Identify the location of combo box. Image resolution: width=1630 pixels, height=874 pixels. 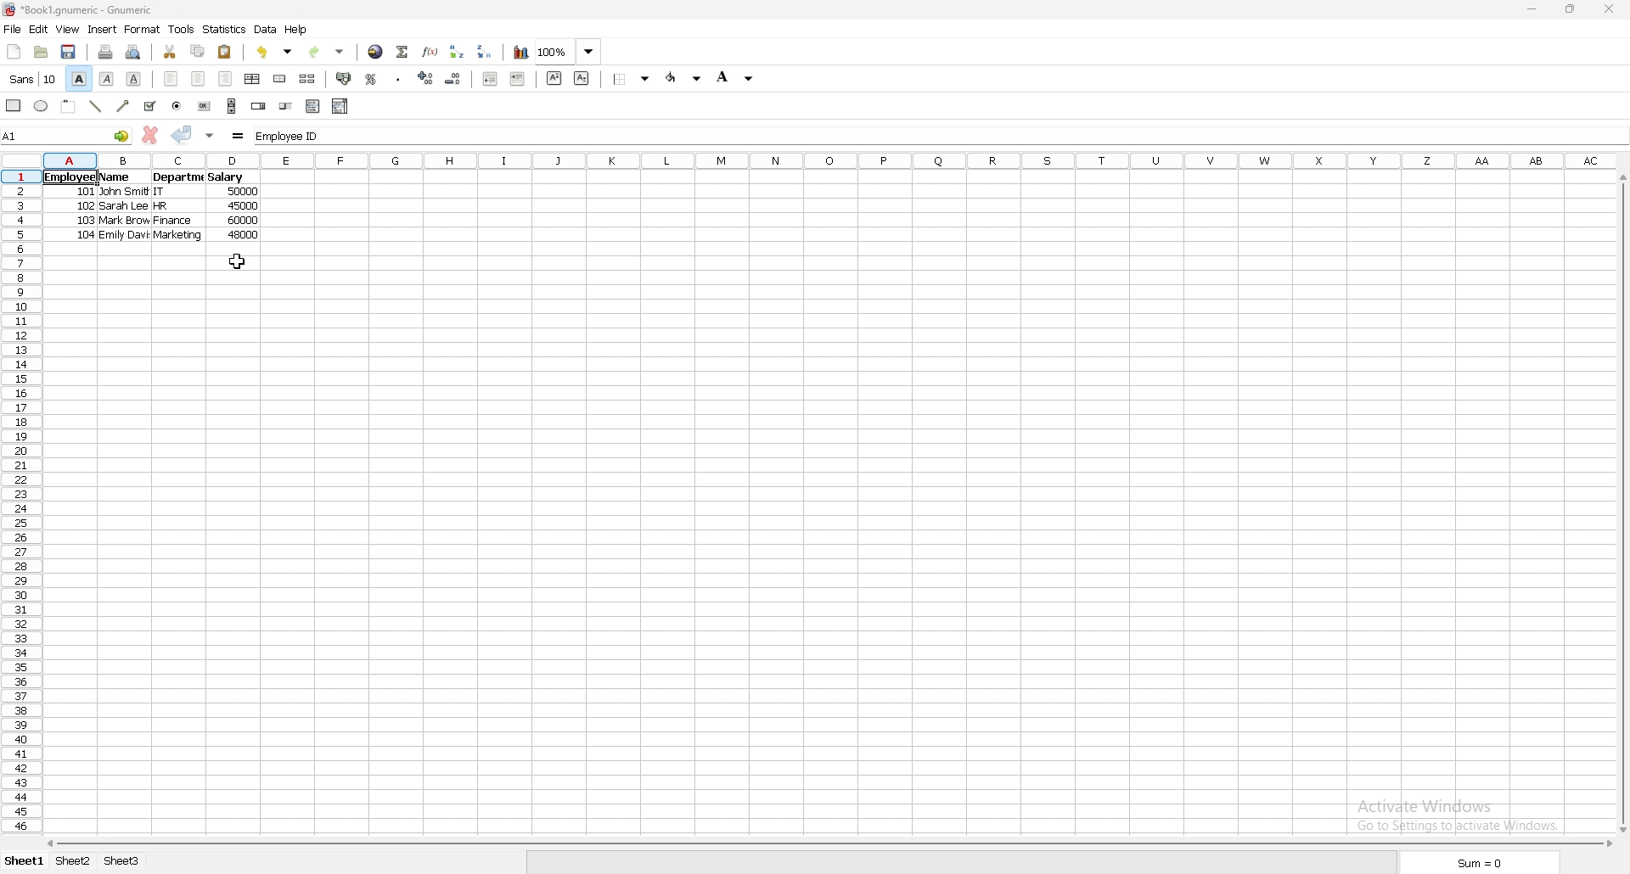
(340, 106).